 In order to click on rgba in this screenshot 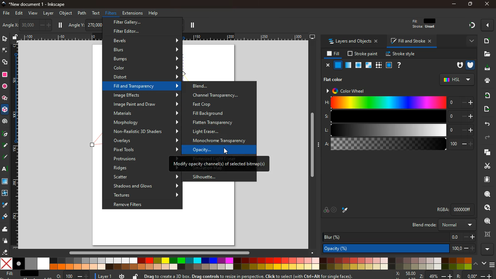, I will do `click(448, 209)`.